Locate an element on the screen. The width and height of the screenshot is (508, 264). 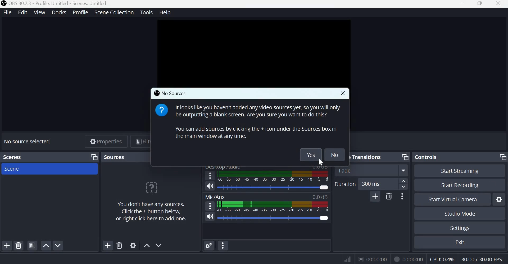
Delete Transition is located at coordinates (389, 196).